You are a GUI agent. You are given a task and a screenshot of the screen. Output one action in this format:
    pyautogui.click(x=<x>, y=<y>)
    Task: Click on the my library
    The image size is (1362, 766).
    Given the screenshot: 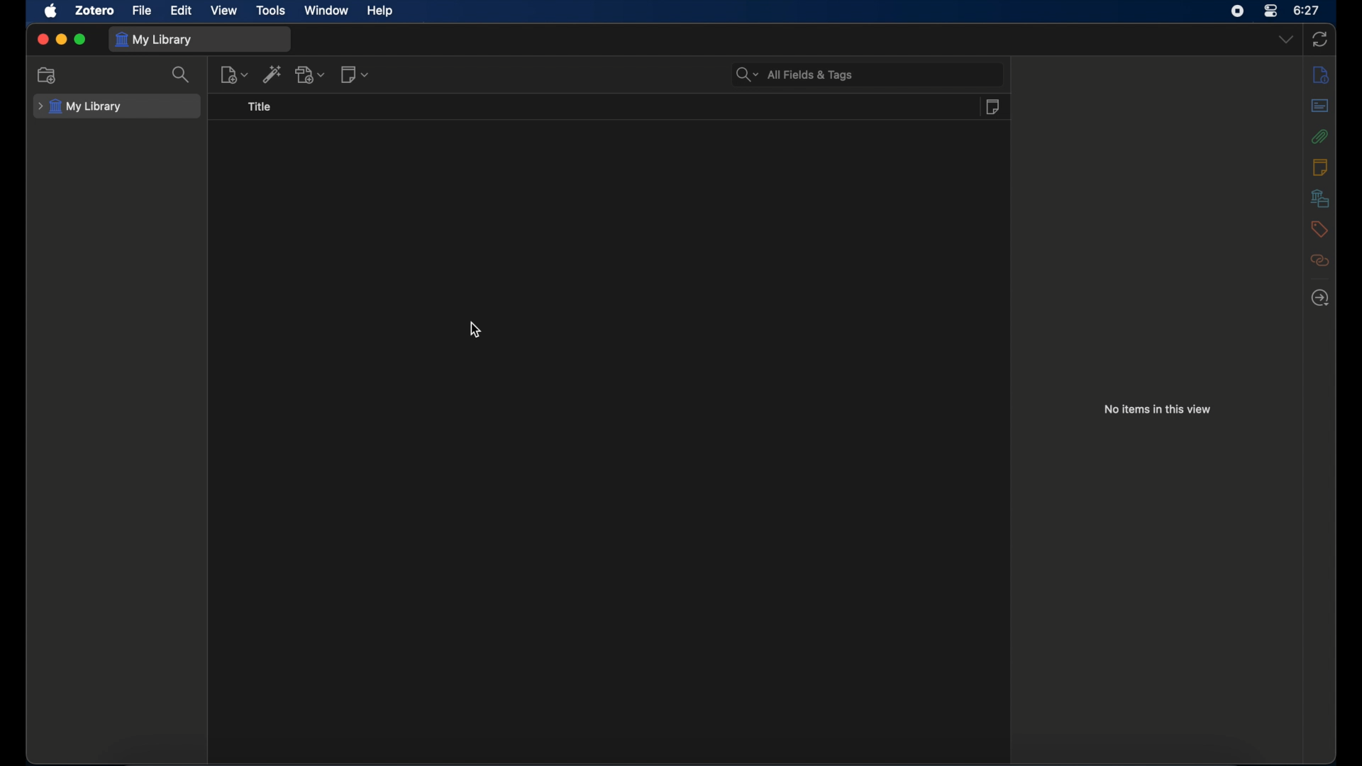 What is the action you would take?
    pyautogui.click(x=155, y=39)
    